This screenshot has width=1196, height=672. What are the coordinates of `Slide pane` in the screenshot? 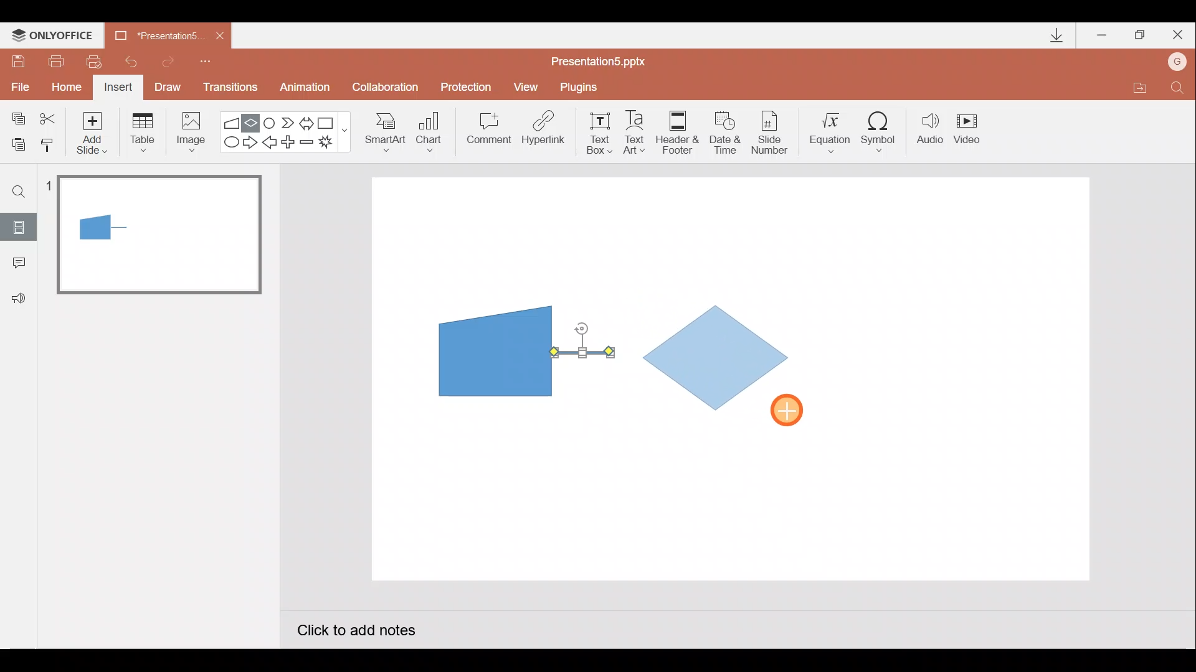 It's located at (161, 360).